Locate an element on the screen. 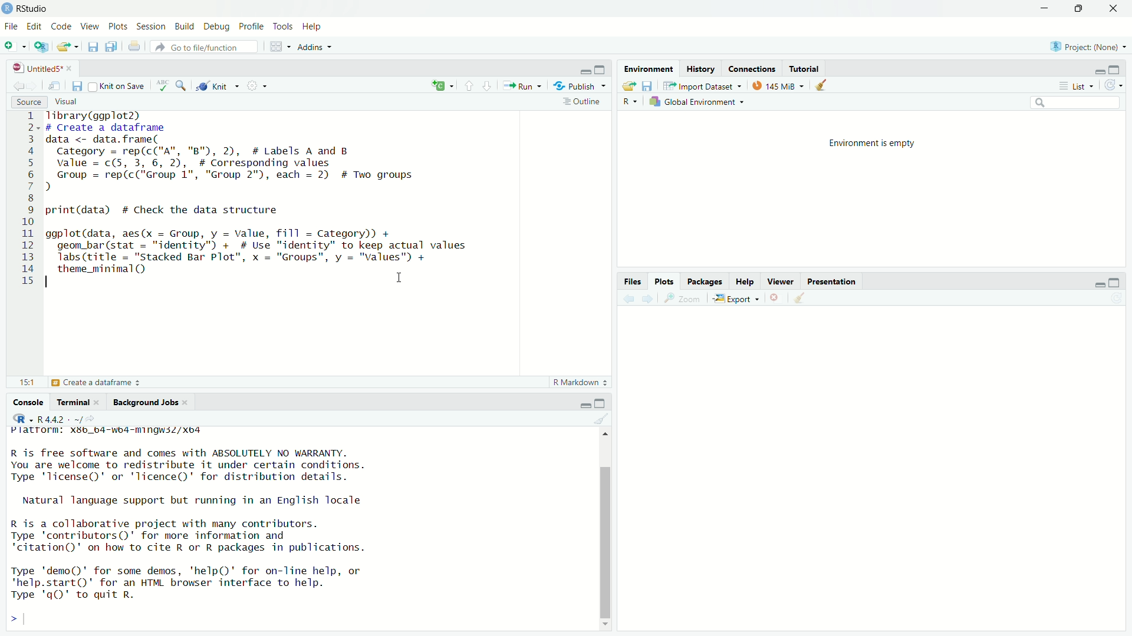 This screenshot has height=636, width=1132. Environment is empty is located at coordinates (875, 143).